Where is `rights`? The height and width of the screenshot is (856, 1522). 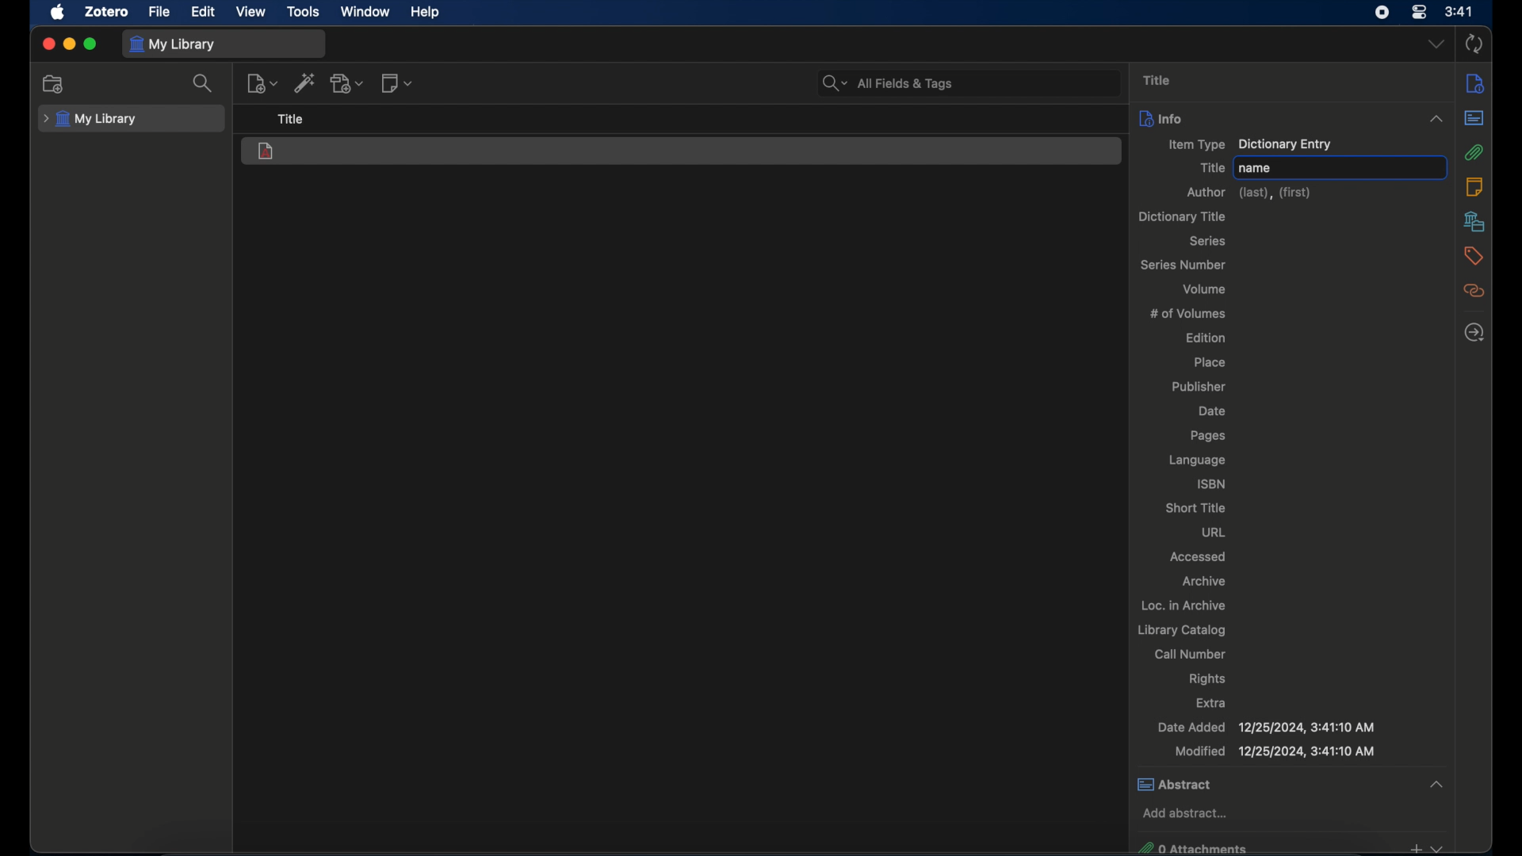
rights is located at coordinates (1207, 679).